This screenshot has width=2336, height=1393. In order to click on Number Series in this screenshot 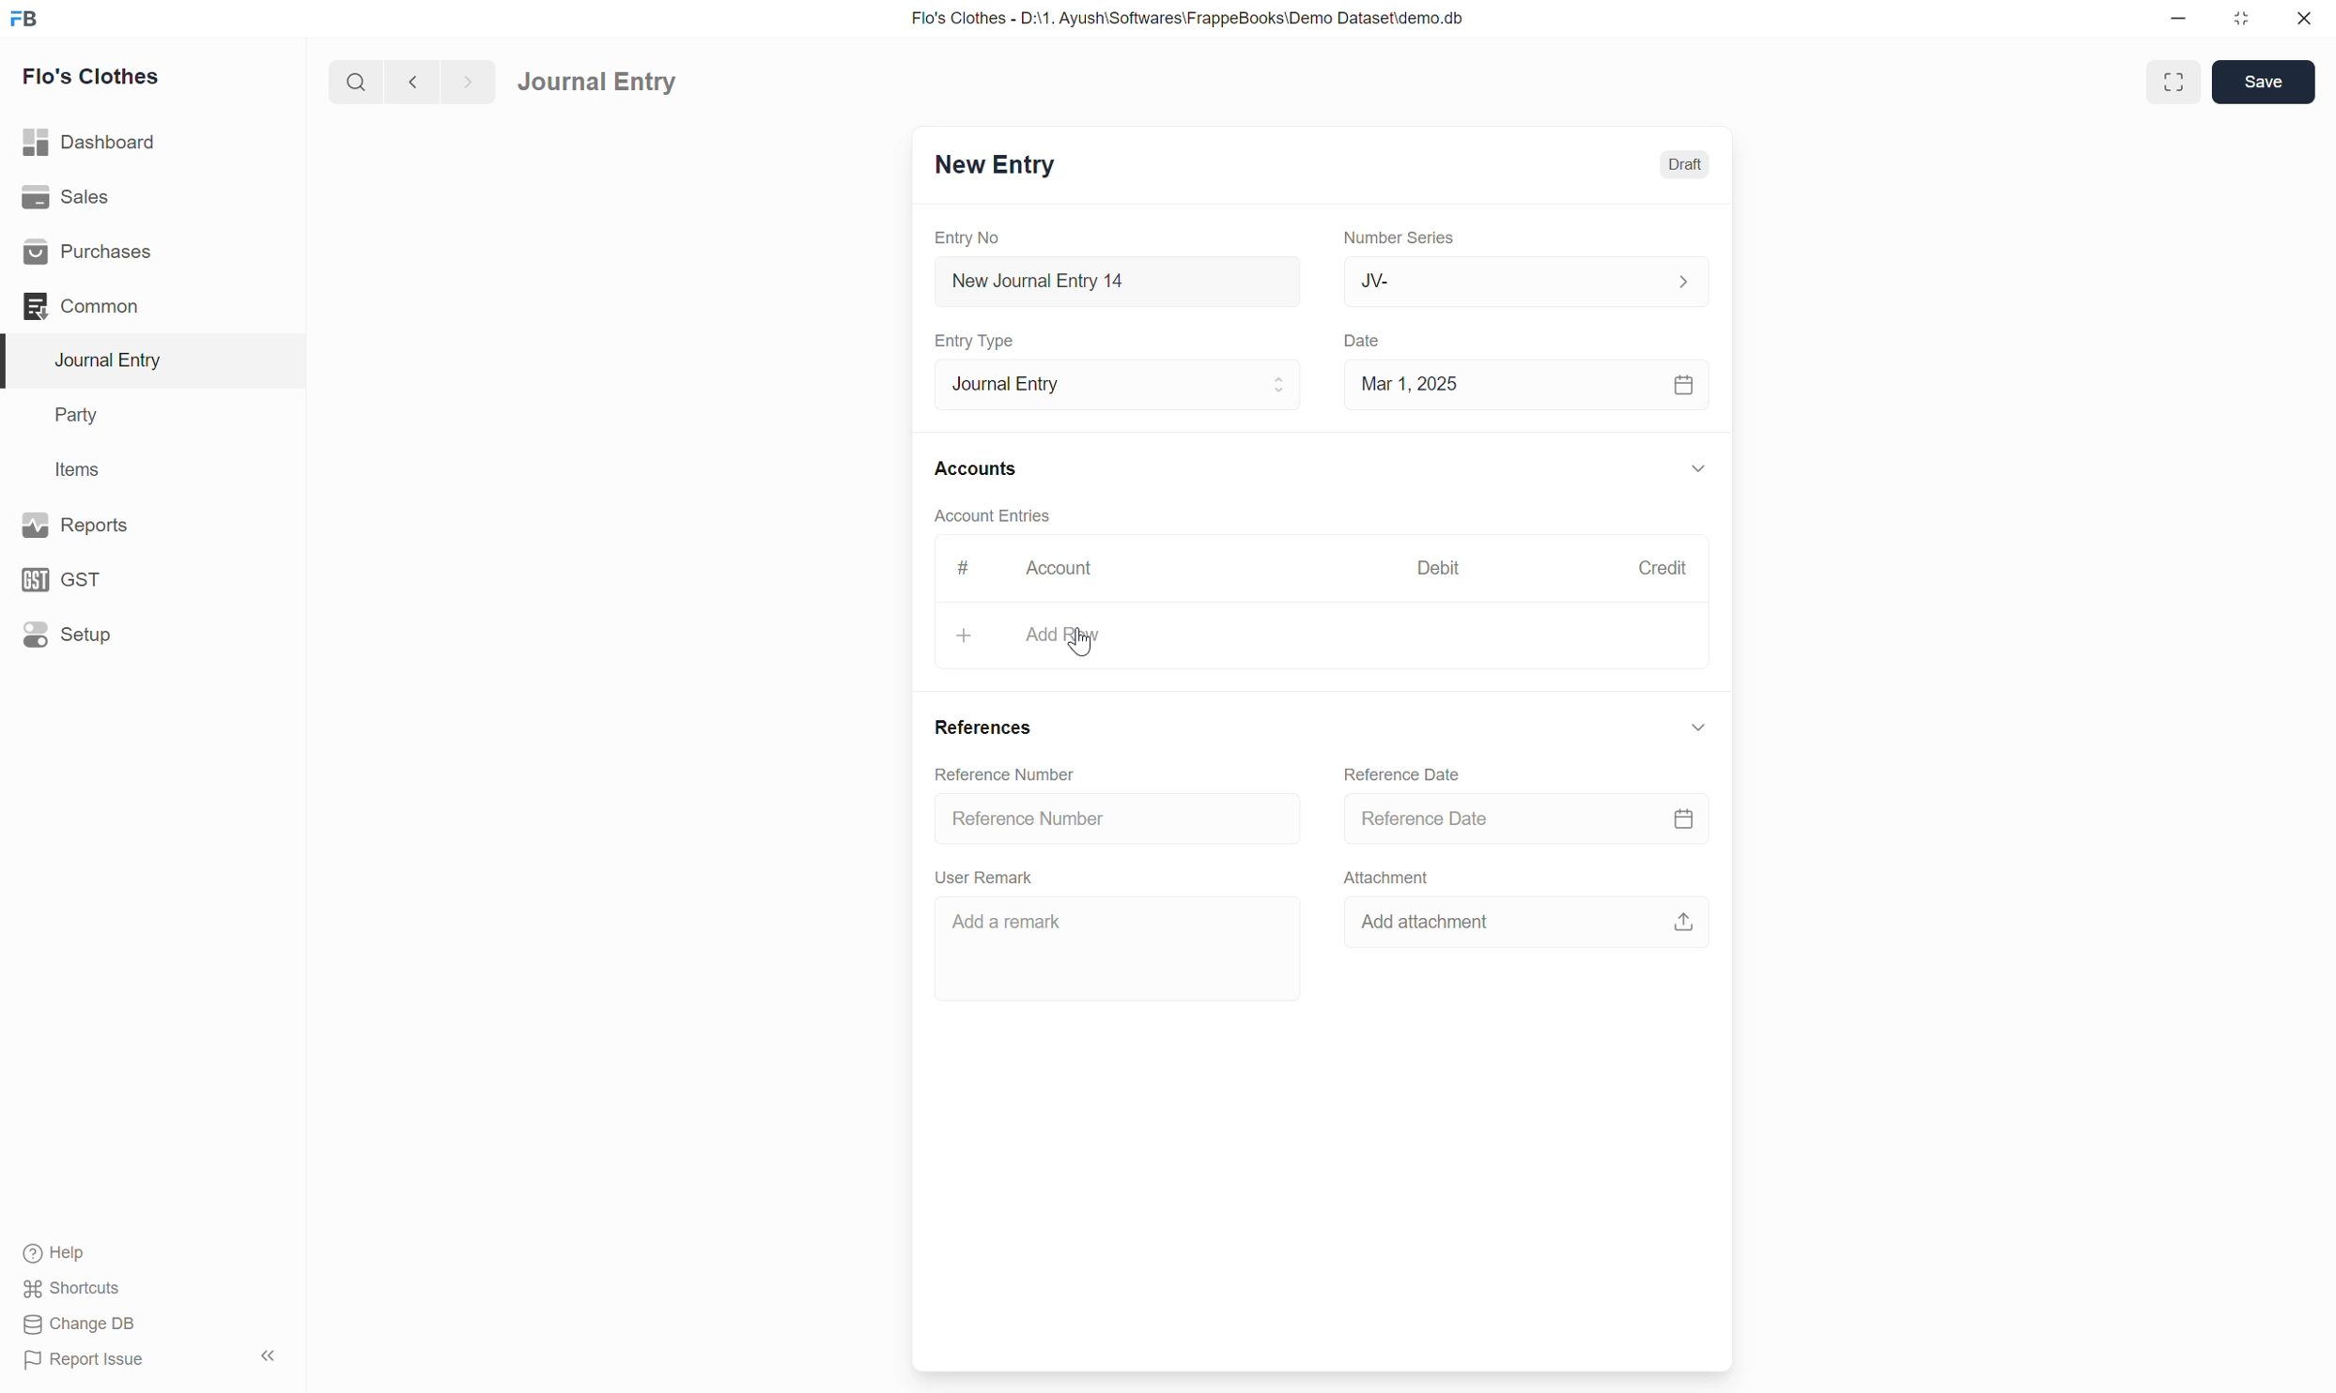, I will do `click(1400, 236)`.